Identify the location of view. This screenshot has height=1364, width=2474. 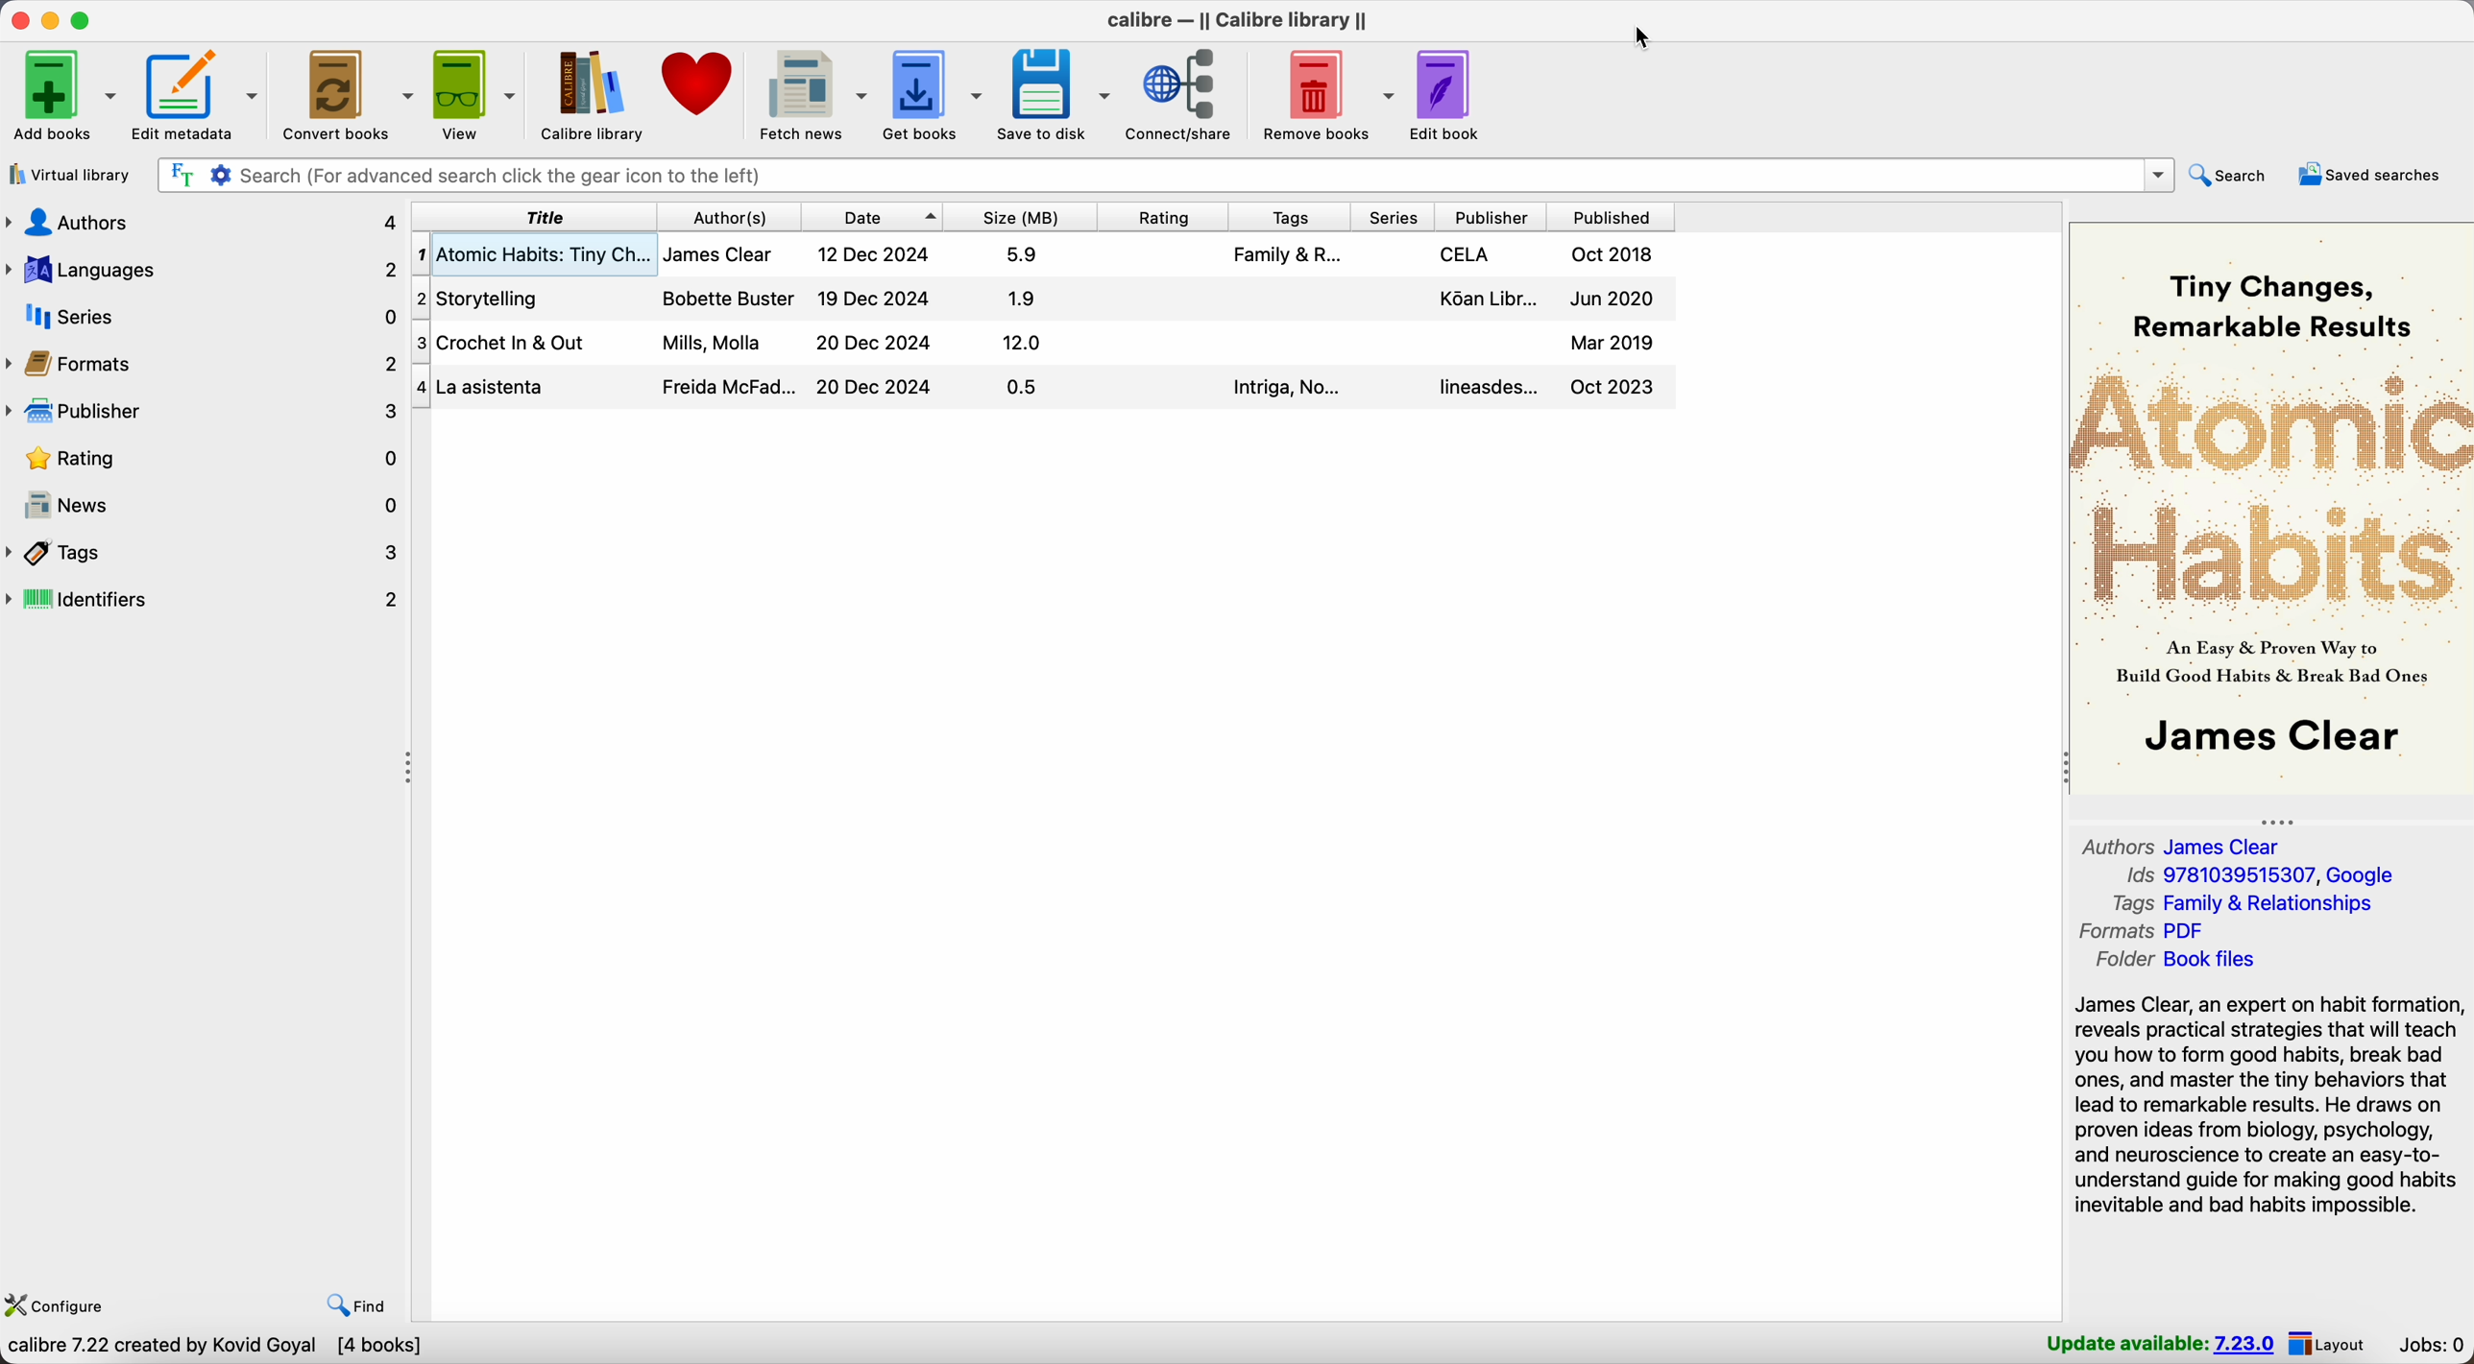
(476, 96).